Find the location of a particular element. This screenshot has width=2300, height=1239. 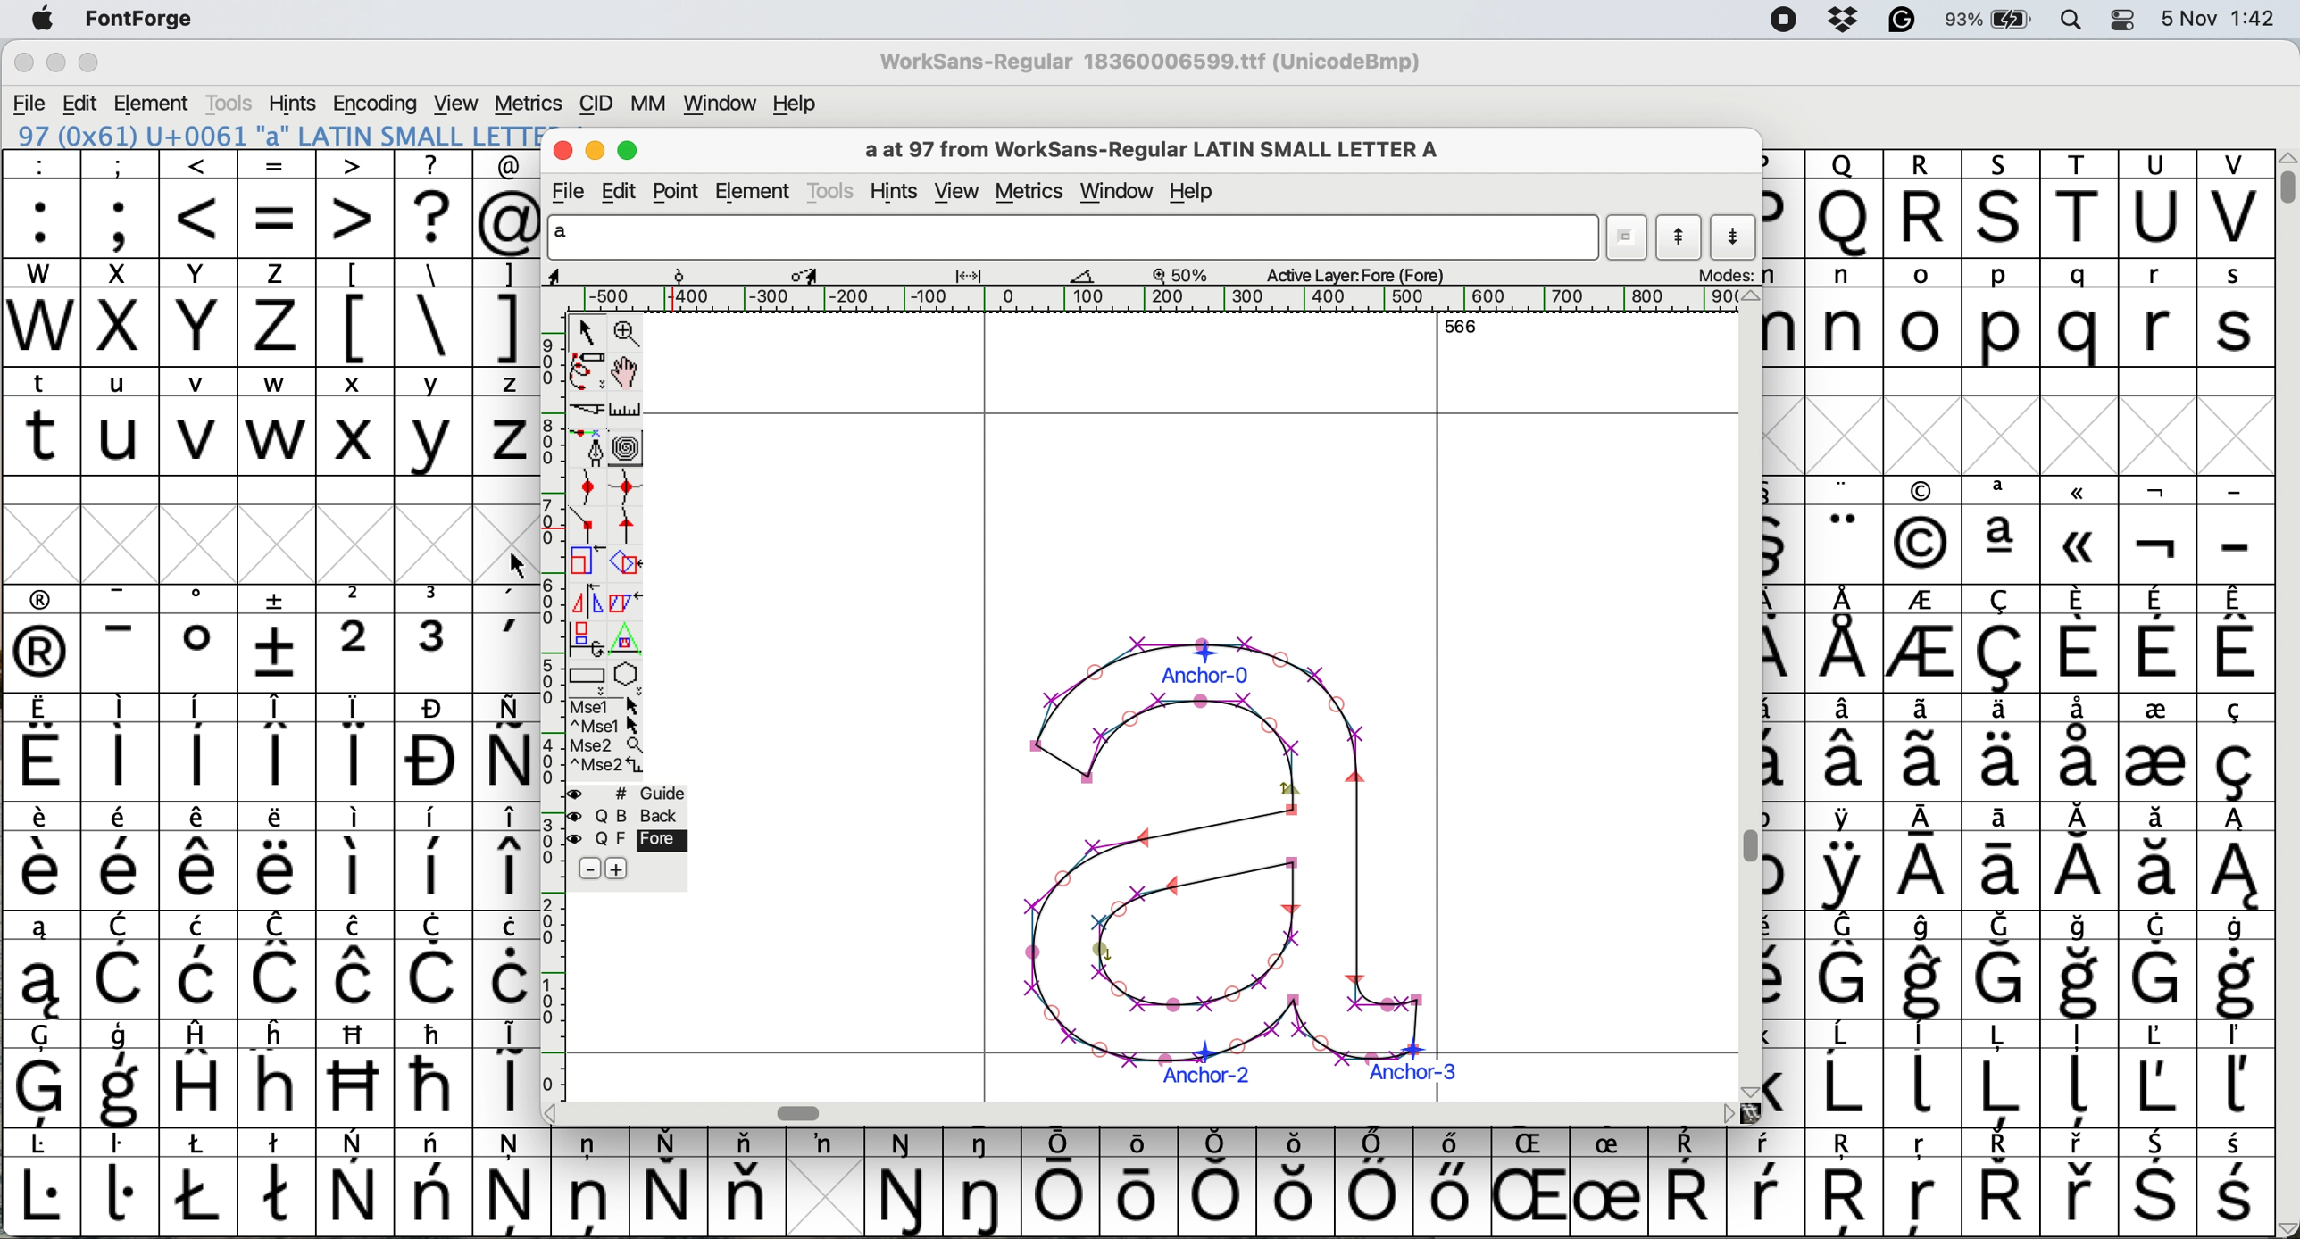

metrics is located at coordinates (528, 104).